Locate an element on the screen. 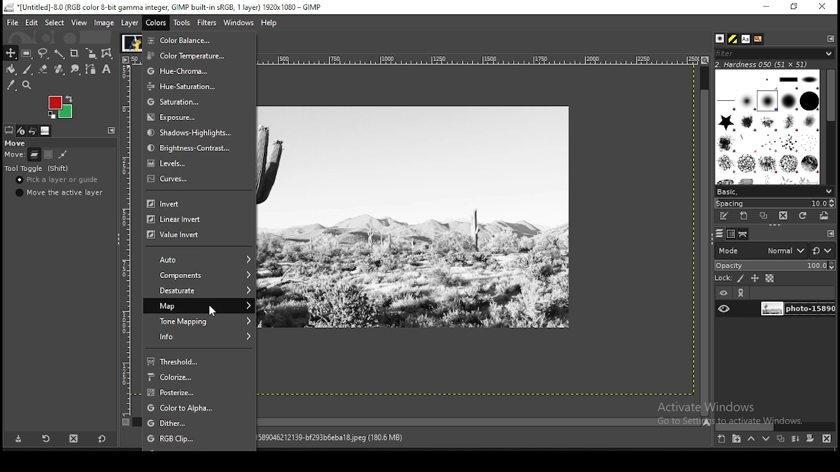  edit is located at coordinates (33, 22).